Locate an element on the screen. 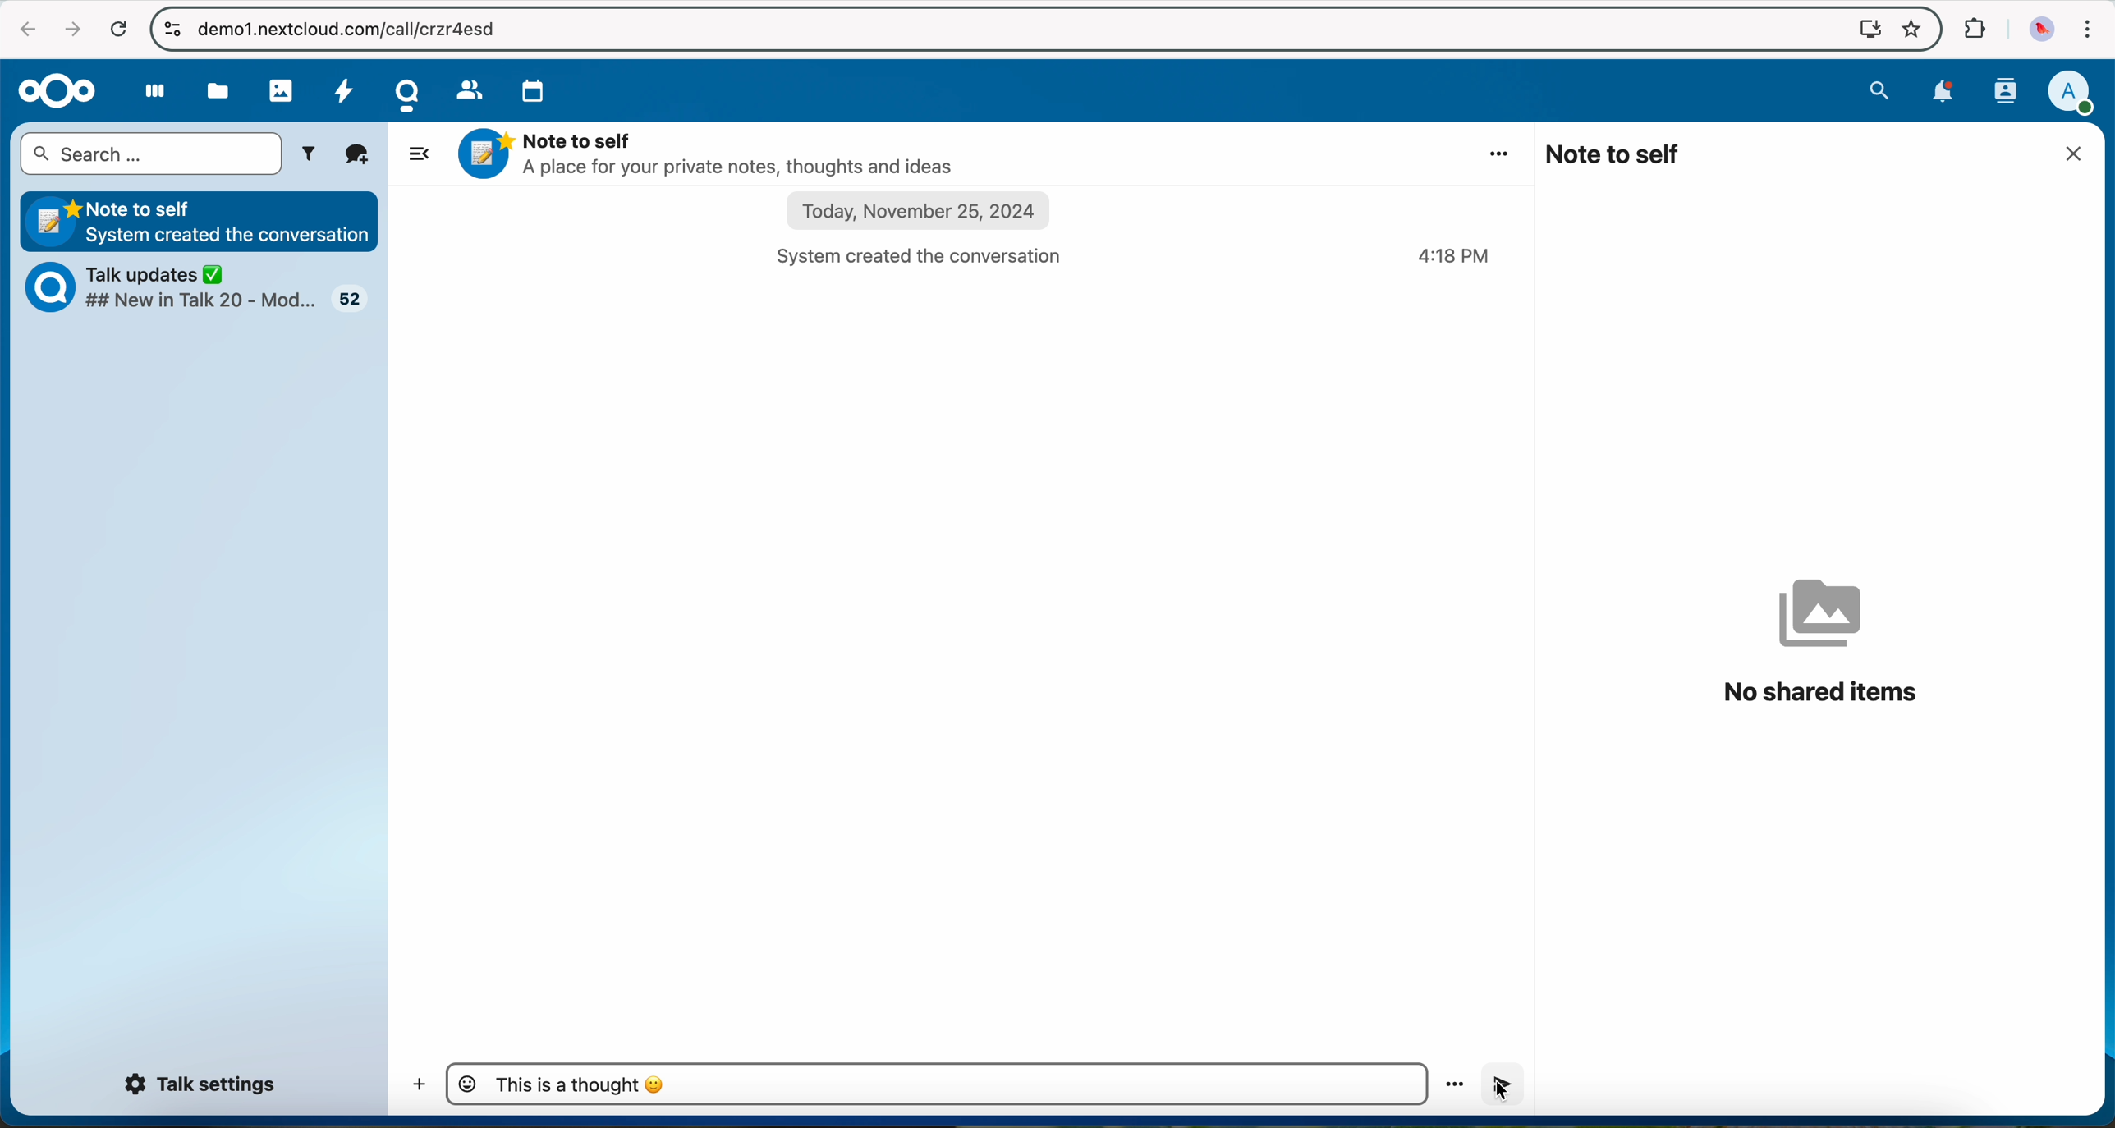  URL is located at coordinates (365, 28).